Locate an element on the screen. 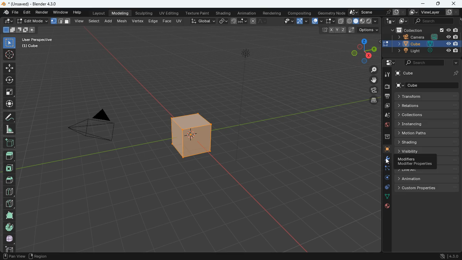  rotation is located at coordinates (385, 178).